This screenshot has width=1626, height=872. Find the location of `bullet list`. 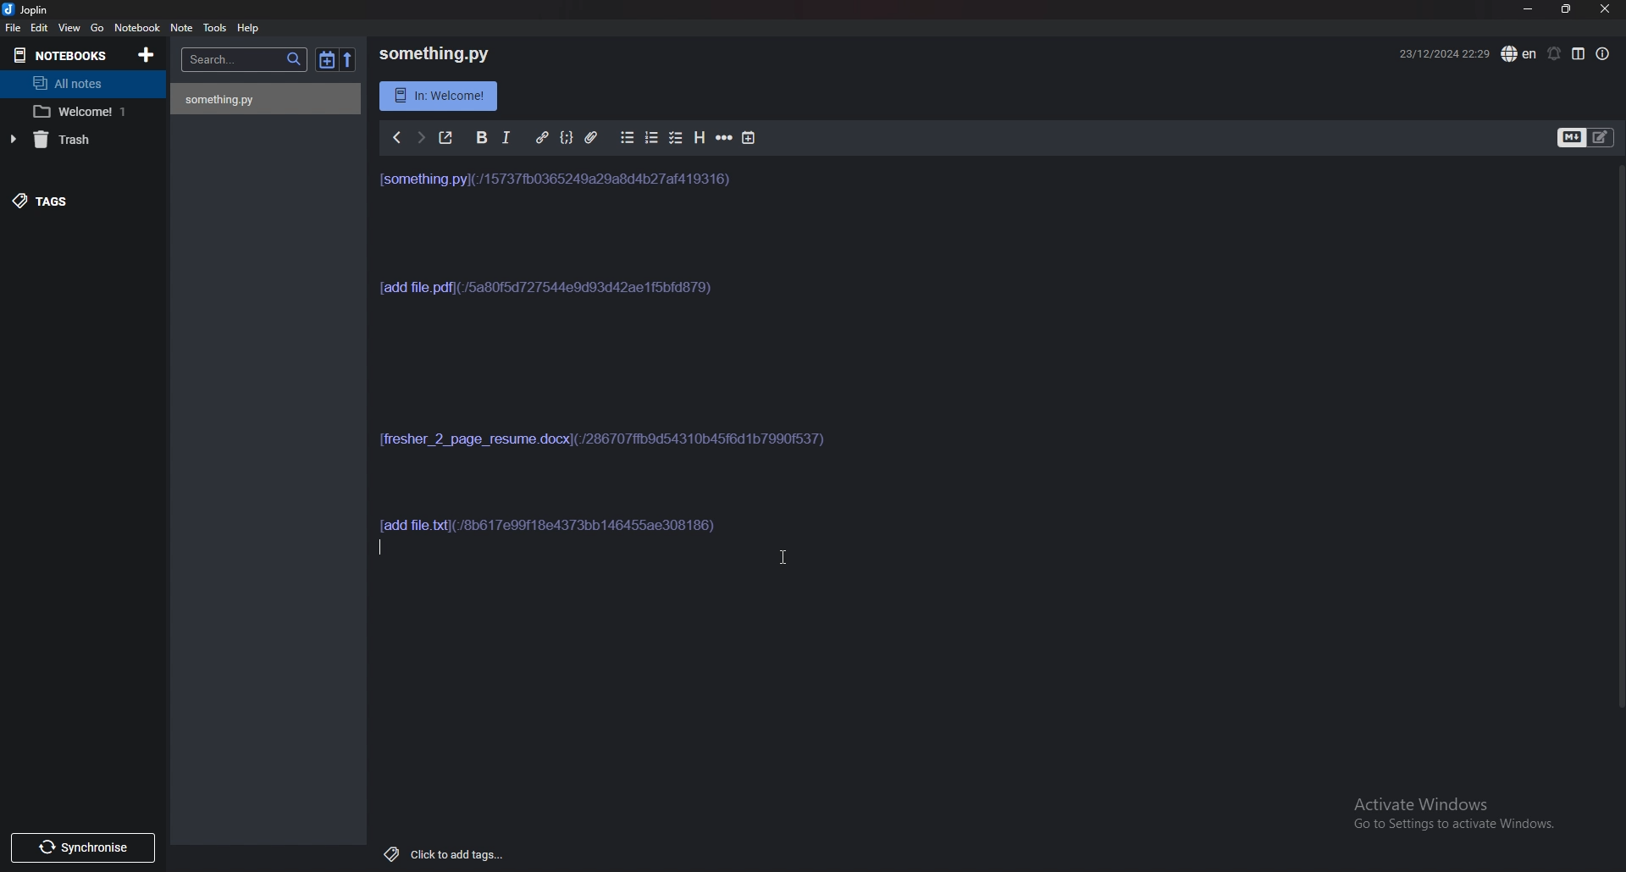

bullet list is located at coordinates (628, 138).